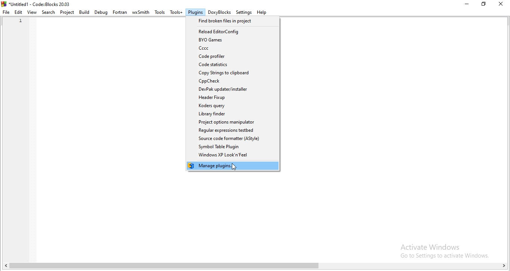  Describe the element at coordinates (85, 12) in the screenshot. I see `Bulid` at that location.